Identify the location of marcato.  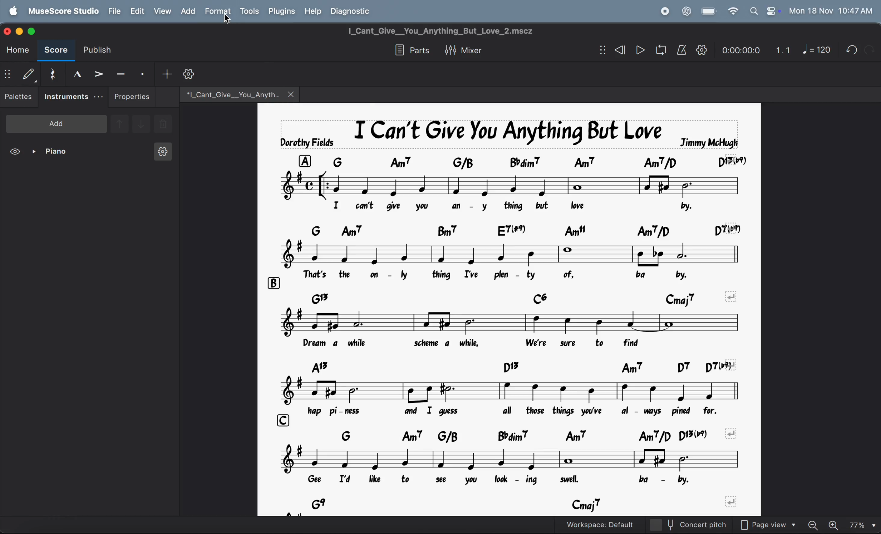
(74, 74).